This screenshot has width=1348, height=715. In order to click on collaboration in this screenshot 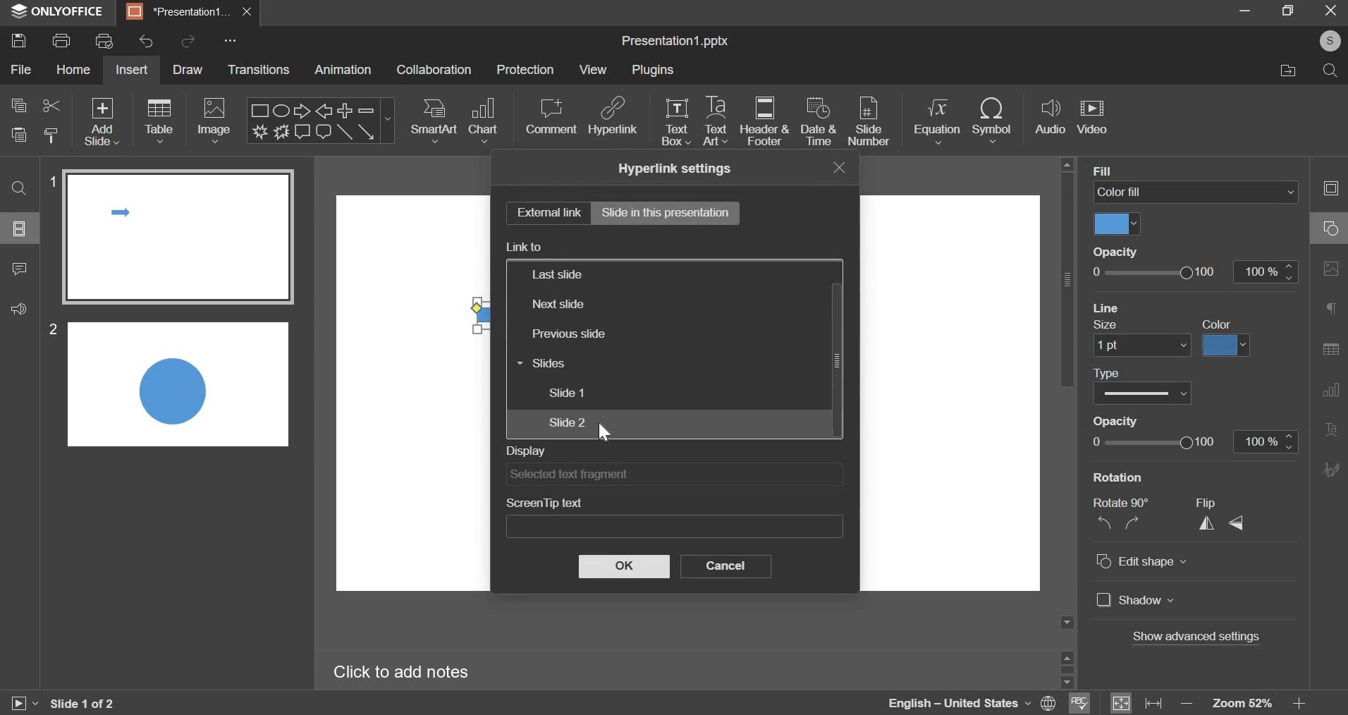, I will do `click(434, 69)`.